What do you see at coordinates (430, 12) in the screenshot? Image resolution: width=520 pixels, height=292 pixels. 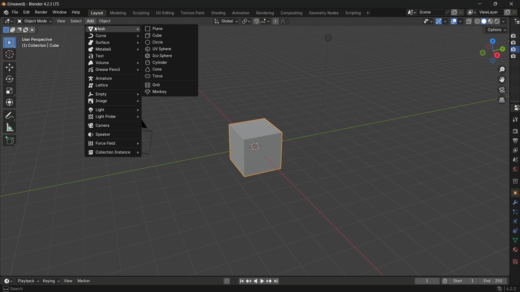 I see `scene` at bounding box center [430, 12].